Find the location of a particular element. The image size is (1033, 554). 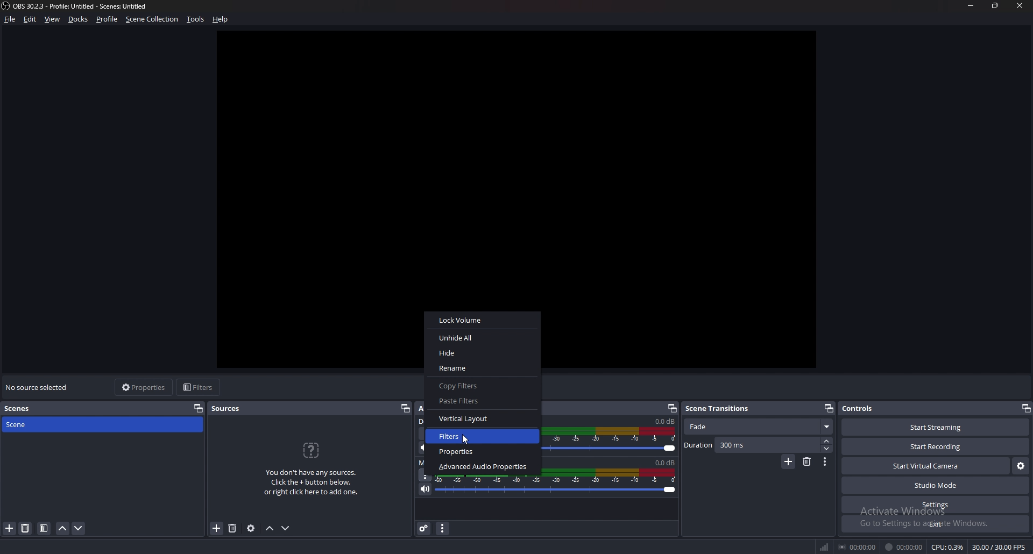

Paste Filters is located at coordinates (464, 401).